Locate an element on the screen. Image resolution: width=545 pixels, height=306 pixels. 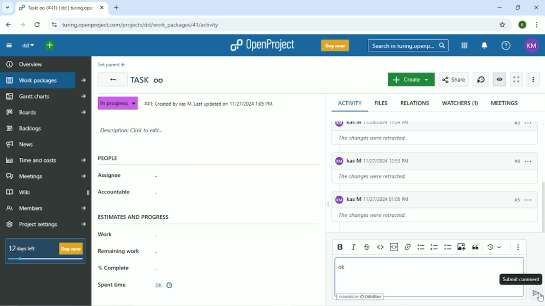
turing.openproject.com/projects/dd/work_packages/41/activity is located at coordinates (140, 25).